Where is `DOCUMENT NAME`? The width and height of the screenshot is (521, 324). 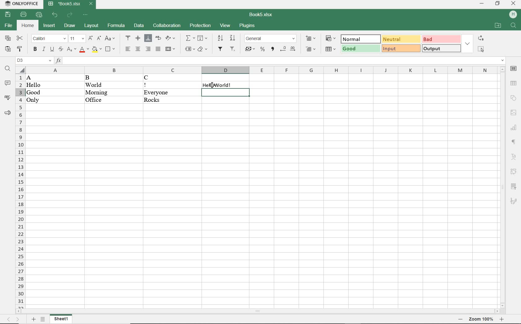
DOCUMENT NAME is located at coordinates (71, 4).